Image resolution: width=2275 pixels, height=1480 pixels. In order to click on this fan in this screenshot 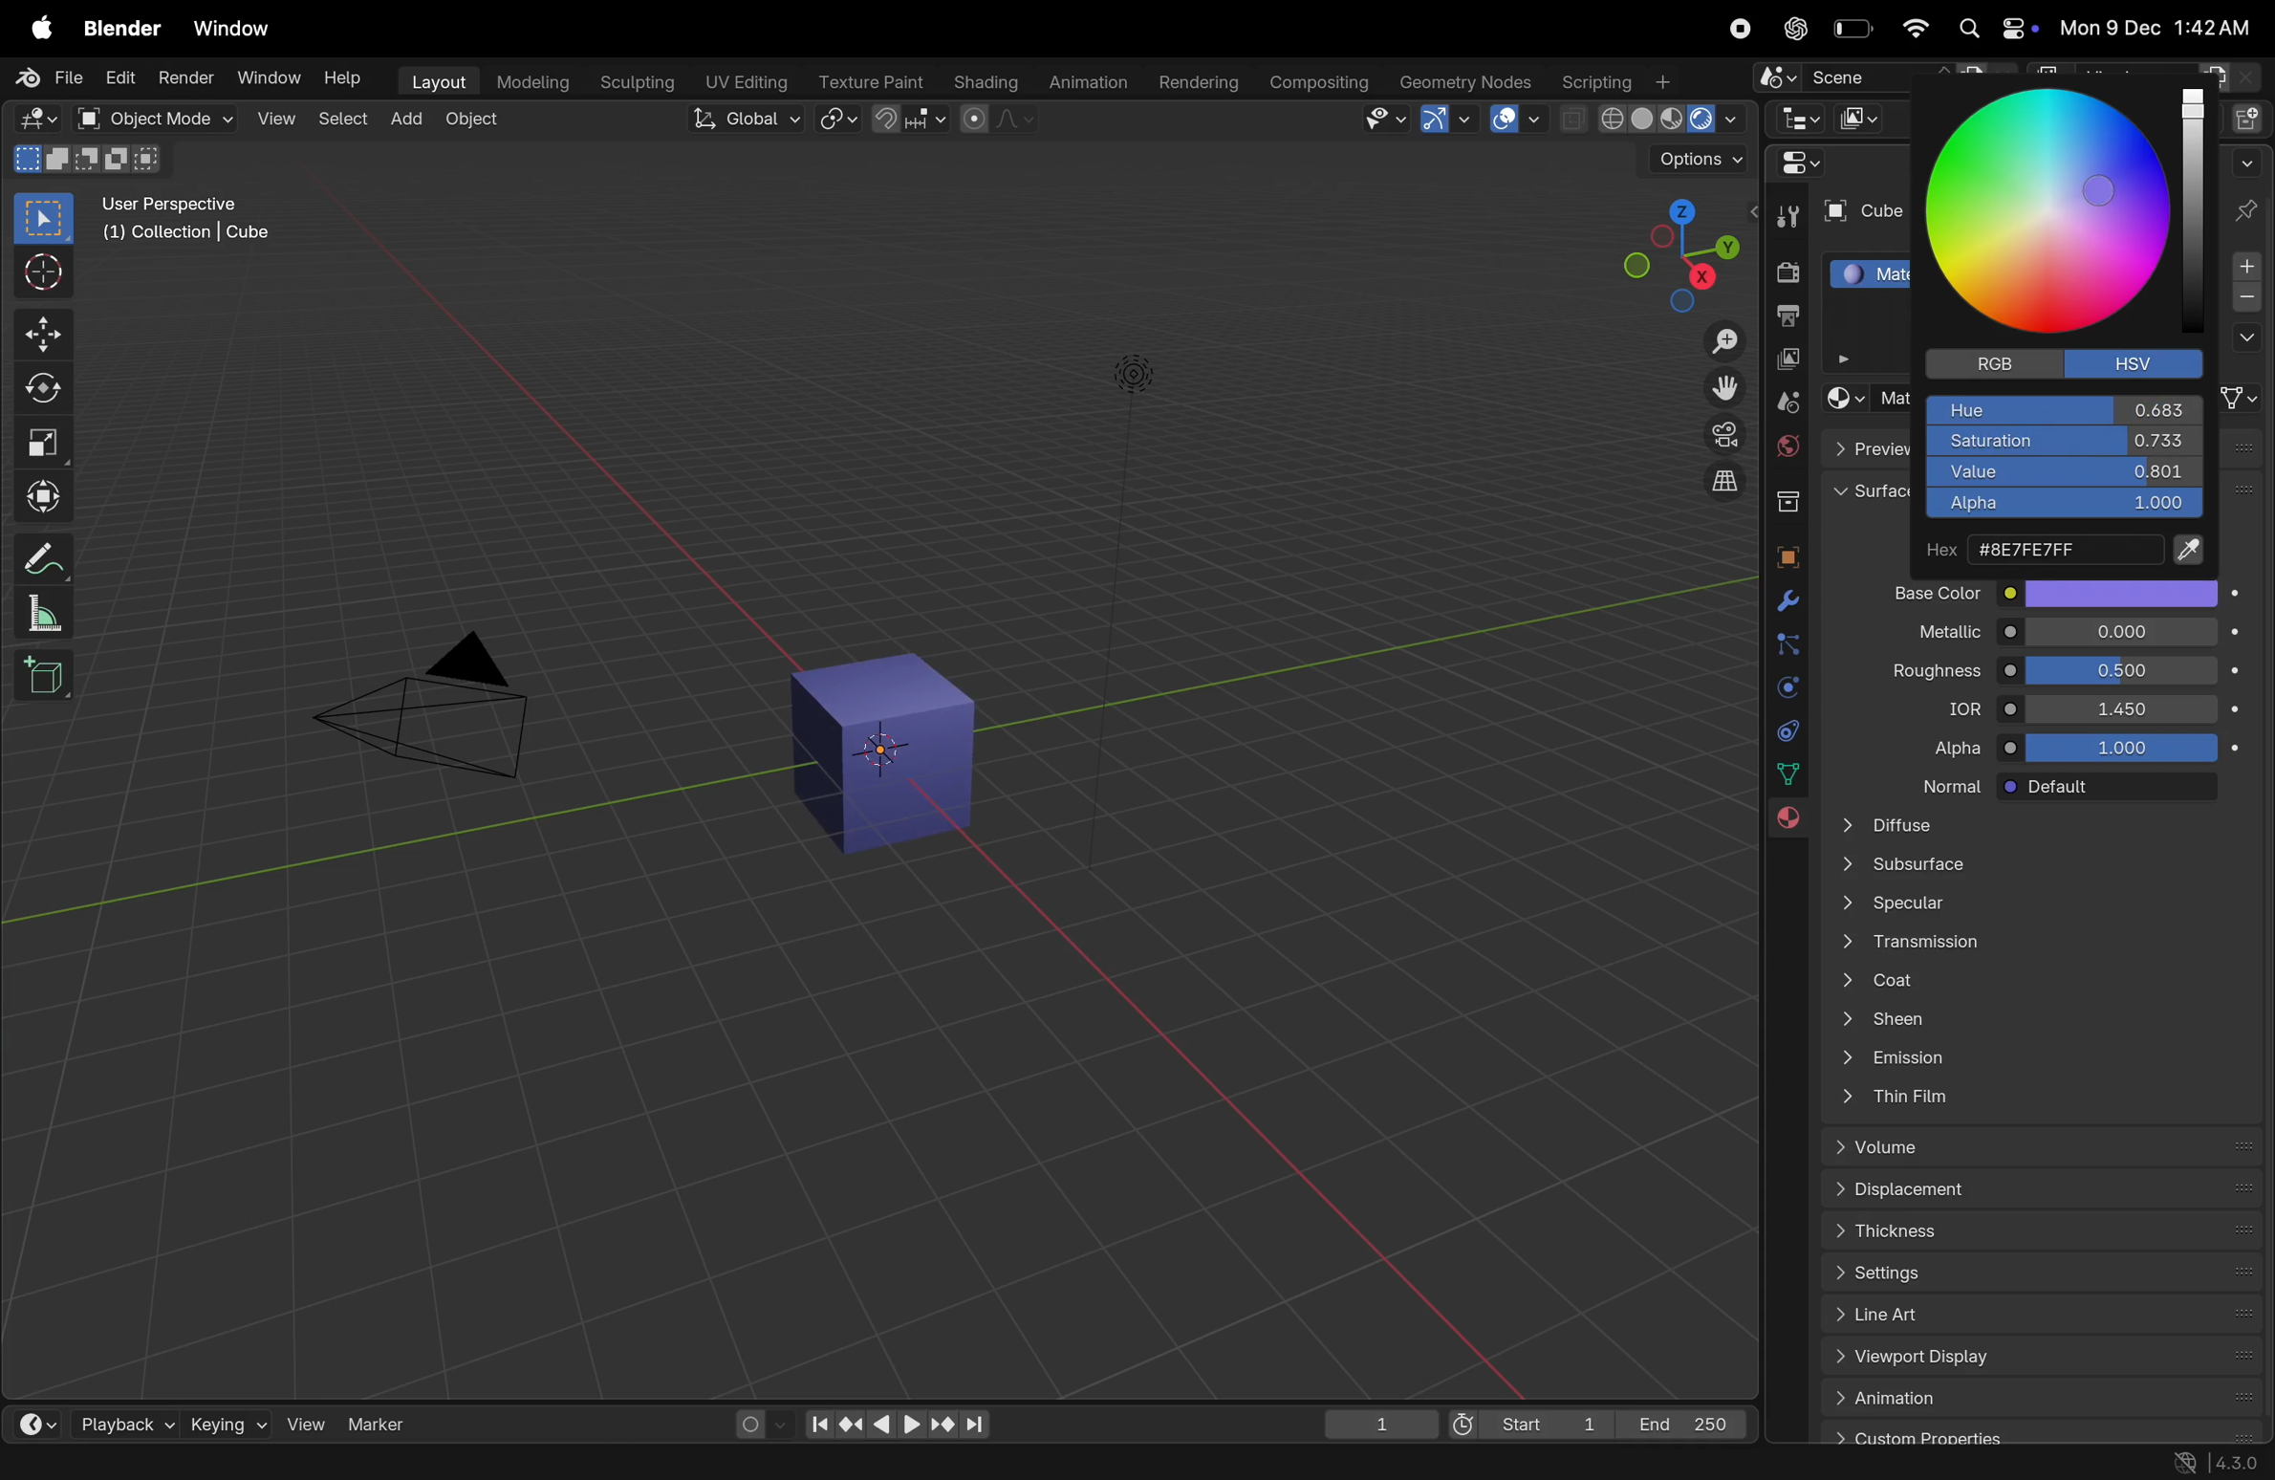, I will do `click(2042, 1099)`.